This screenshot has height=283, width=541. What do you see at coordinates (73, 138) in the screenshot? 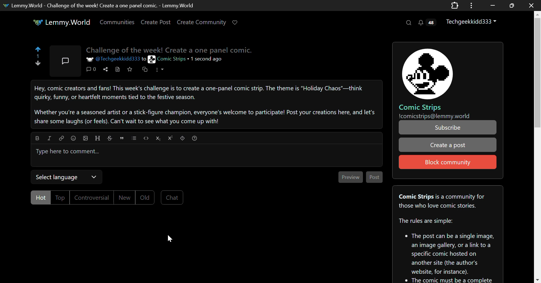
I see `Emoji` at bounding box center [73, 138].